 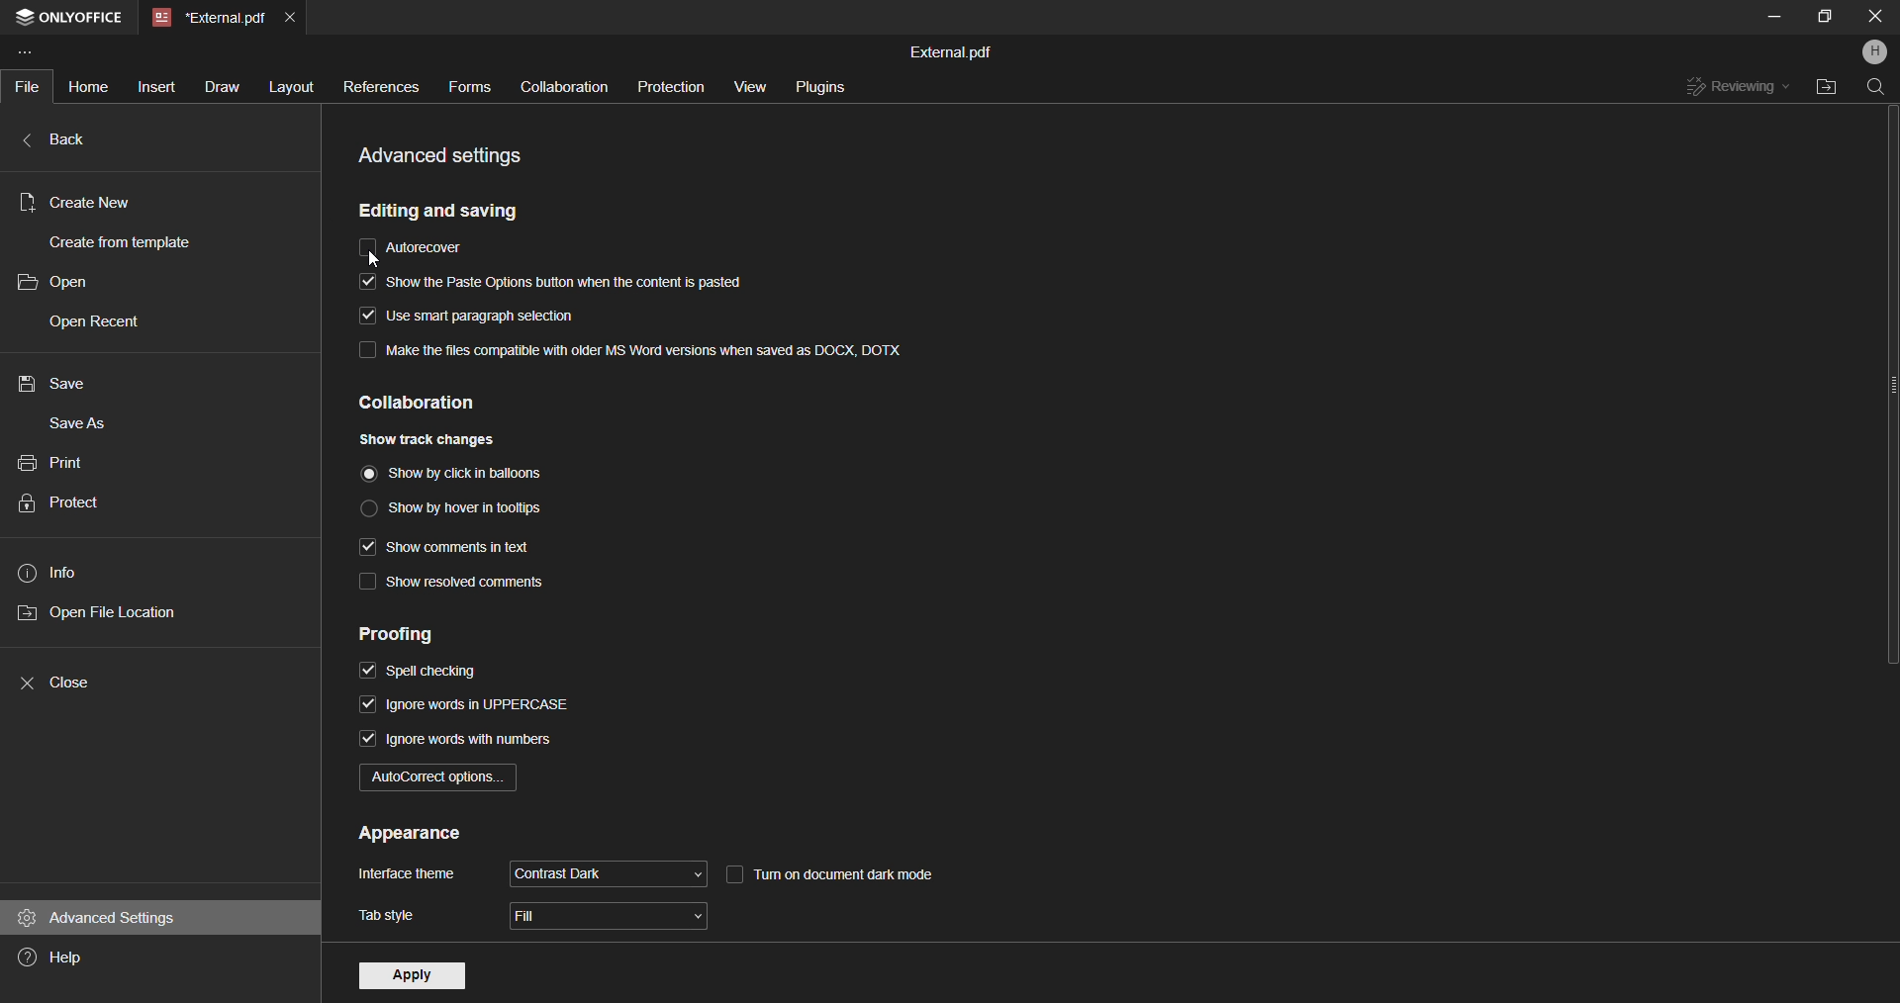 I want to click on back, so click(x=76, y=141).